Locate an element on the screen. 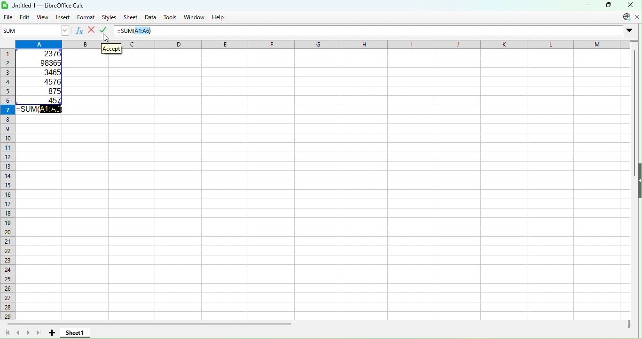 The image size is (642, 339). Scroll to next sheet is located at coordinates (29, 333).